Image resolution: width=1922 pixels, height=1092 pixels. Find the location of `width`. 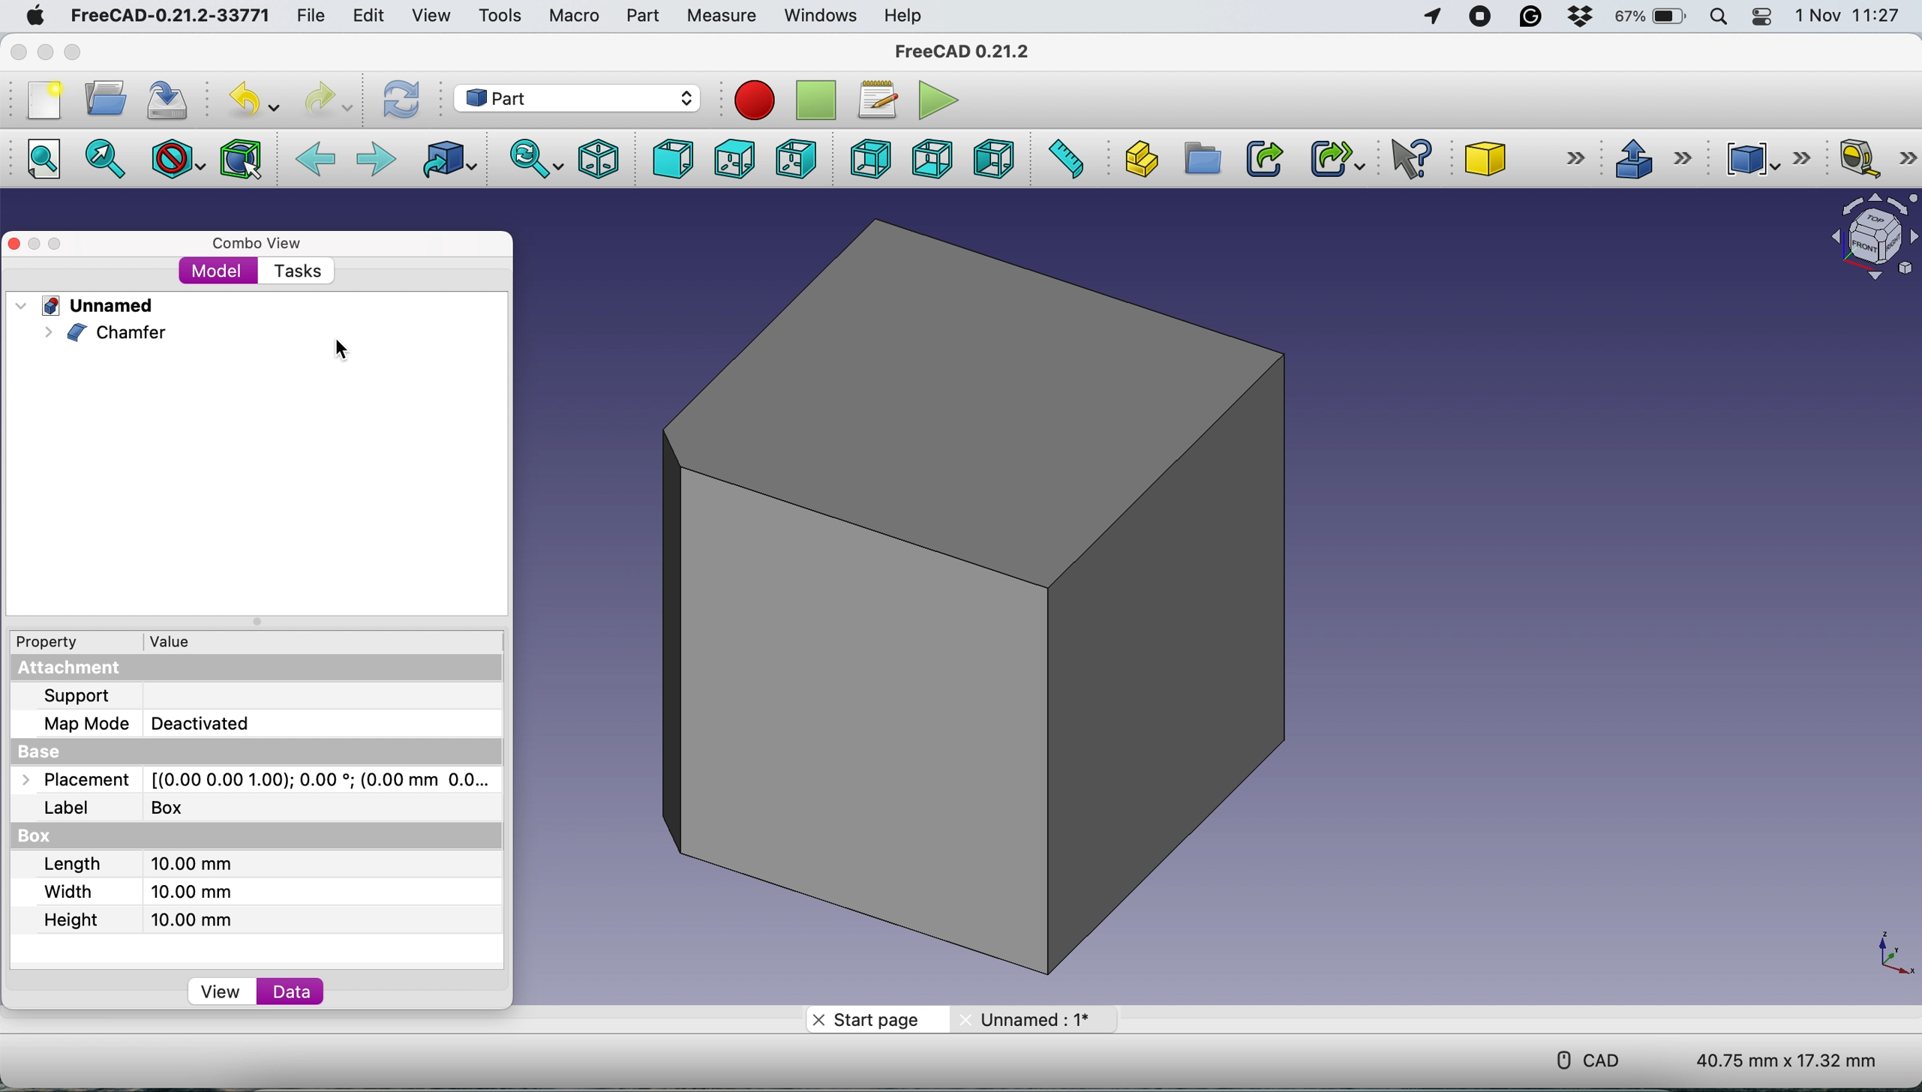

width is located at coordinates (135, 891).